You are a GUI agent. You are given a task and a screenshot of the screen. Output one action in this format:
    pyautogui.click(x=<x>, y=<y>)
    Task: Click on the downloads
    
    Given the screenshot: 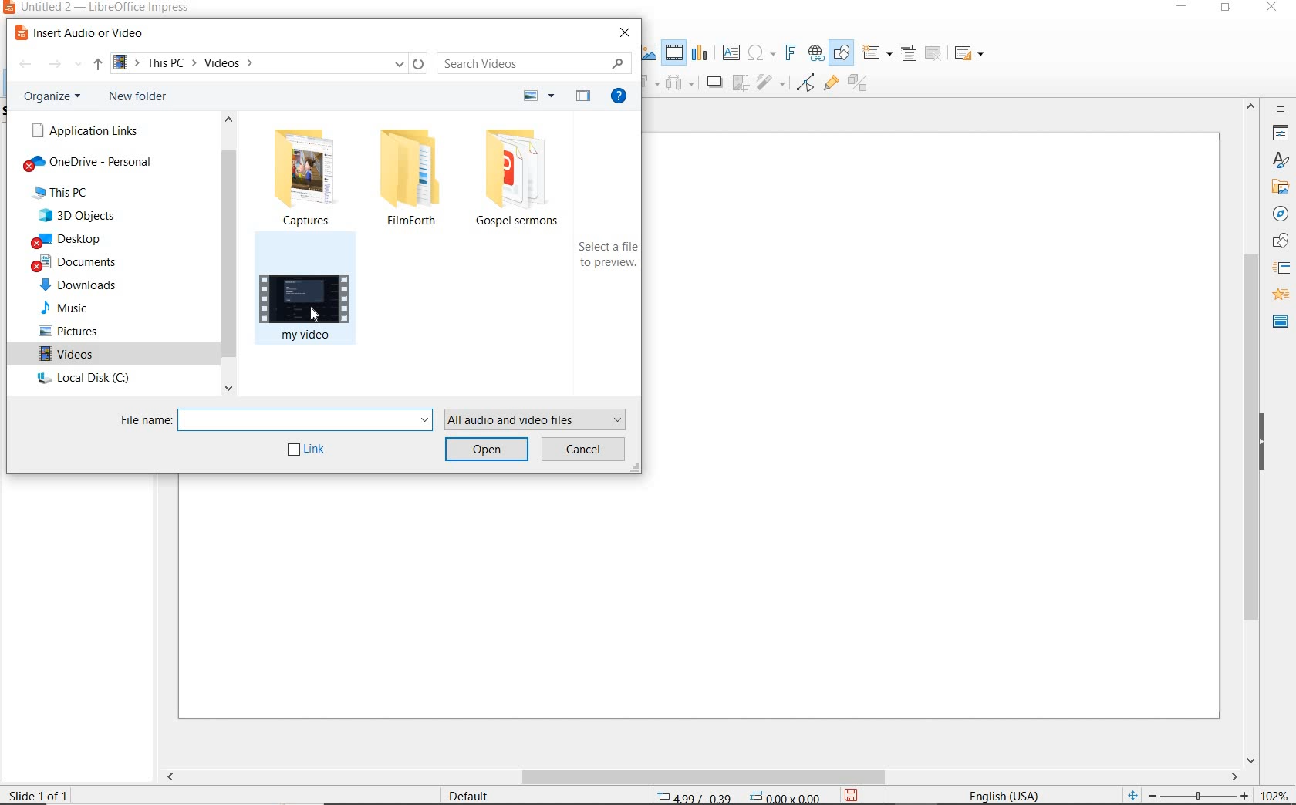 What is the action you would take?
    pyautogui.click(x=82, y=285)
    